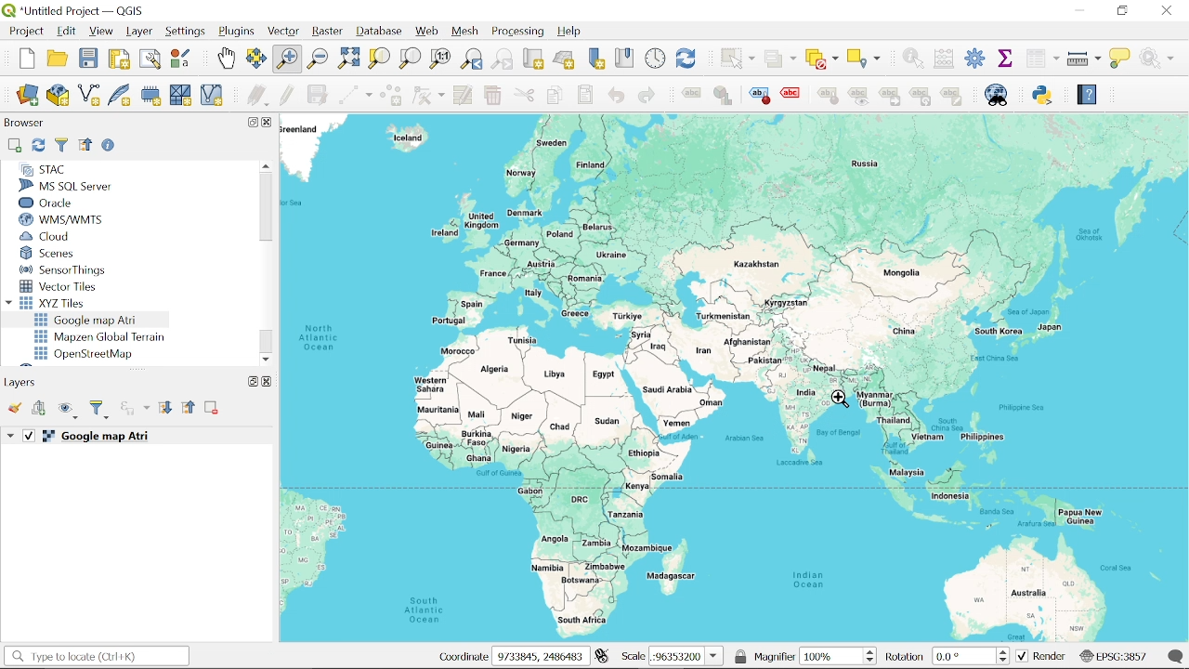 Image resolution: width=1189 pixels, height=669 pixels. Describe the element at coordinates (80, 11) in the screenshot. I see `Current window` at that location.